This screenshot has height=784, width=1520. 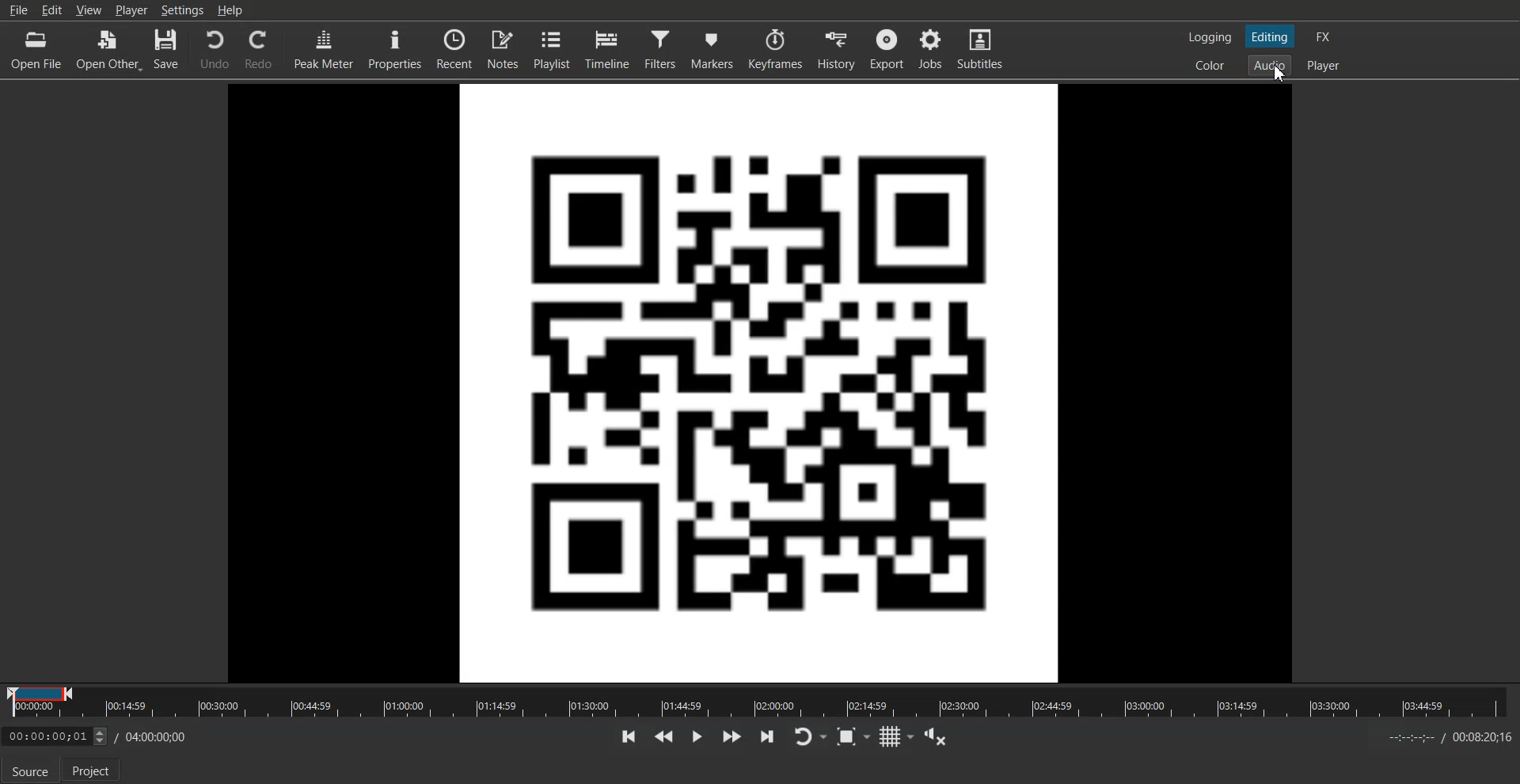 I want to click on Timeline Slider, so click(x=760, y=702).